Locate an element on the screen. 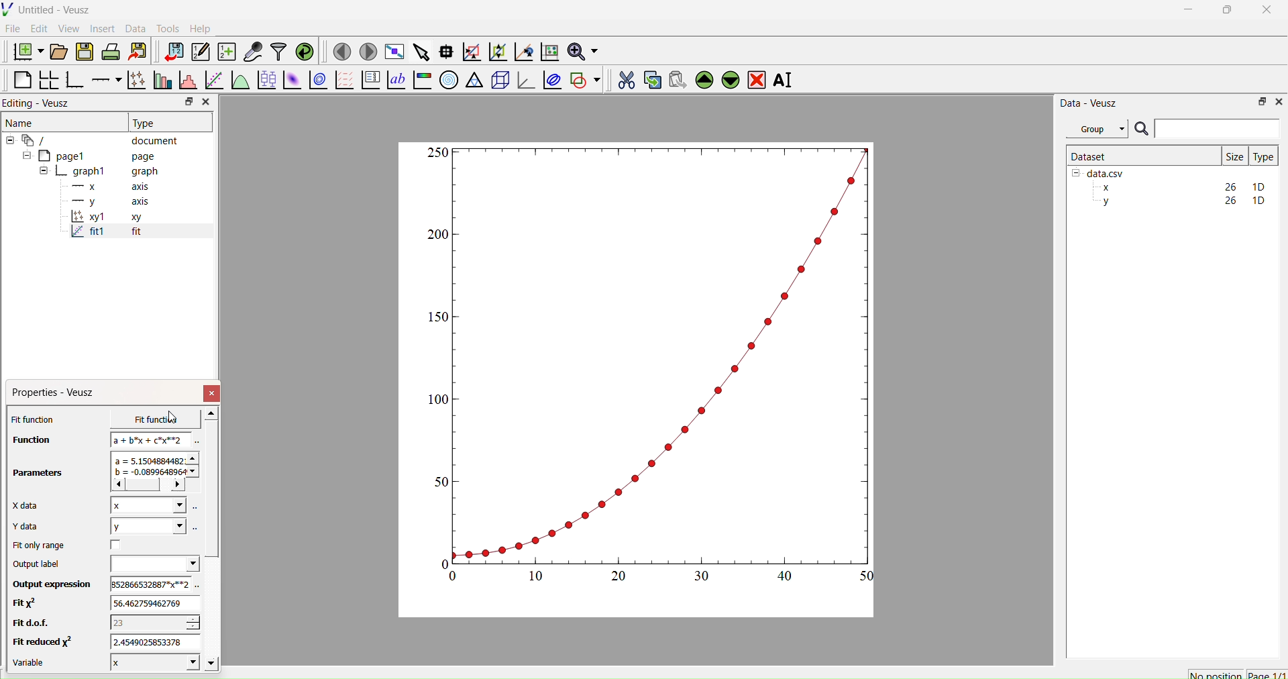  Function is located at coordinates (28, 439).